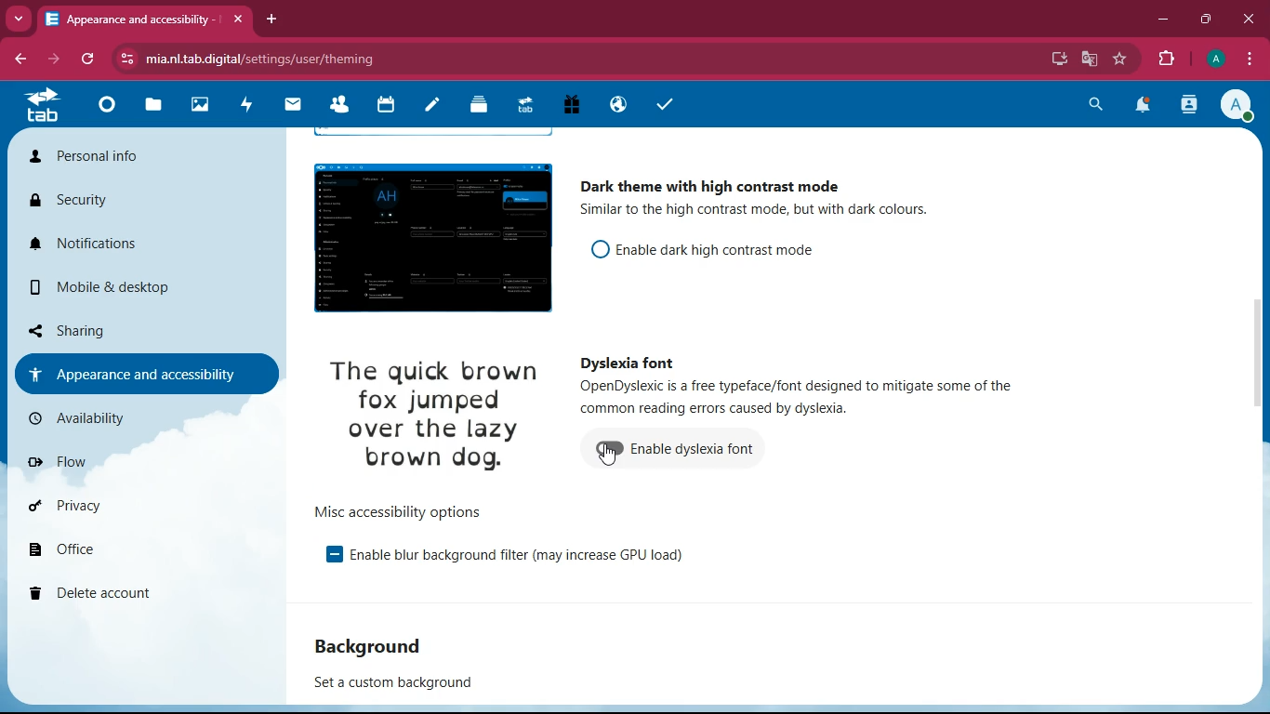 Image resolution: width=1270 pixels, height=714 pixels. I want to click on images, so click(205, 105).